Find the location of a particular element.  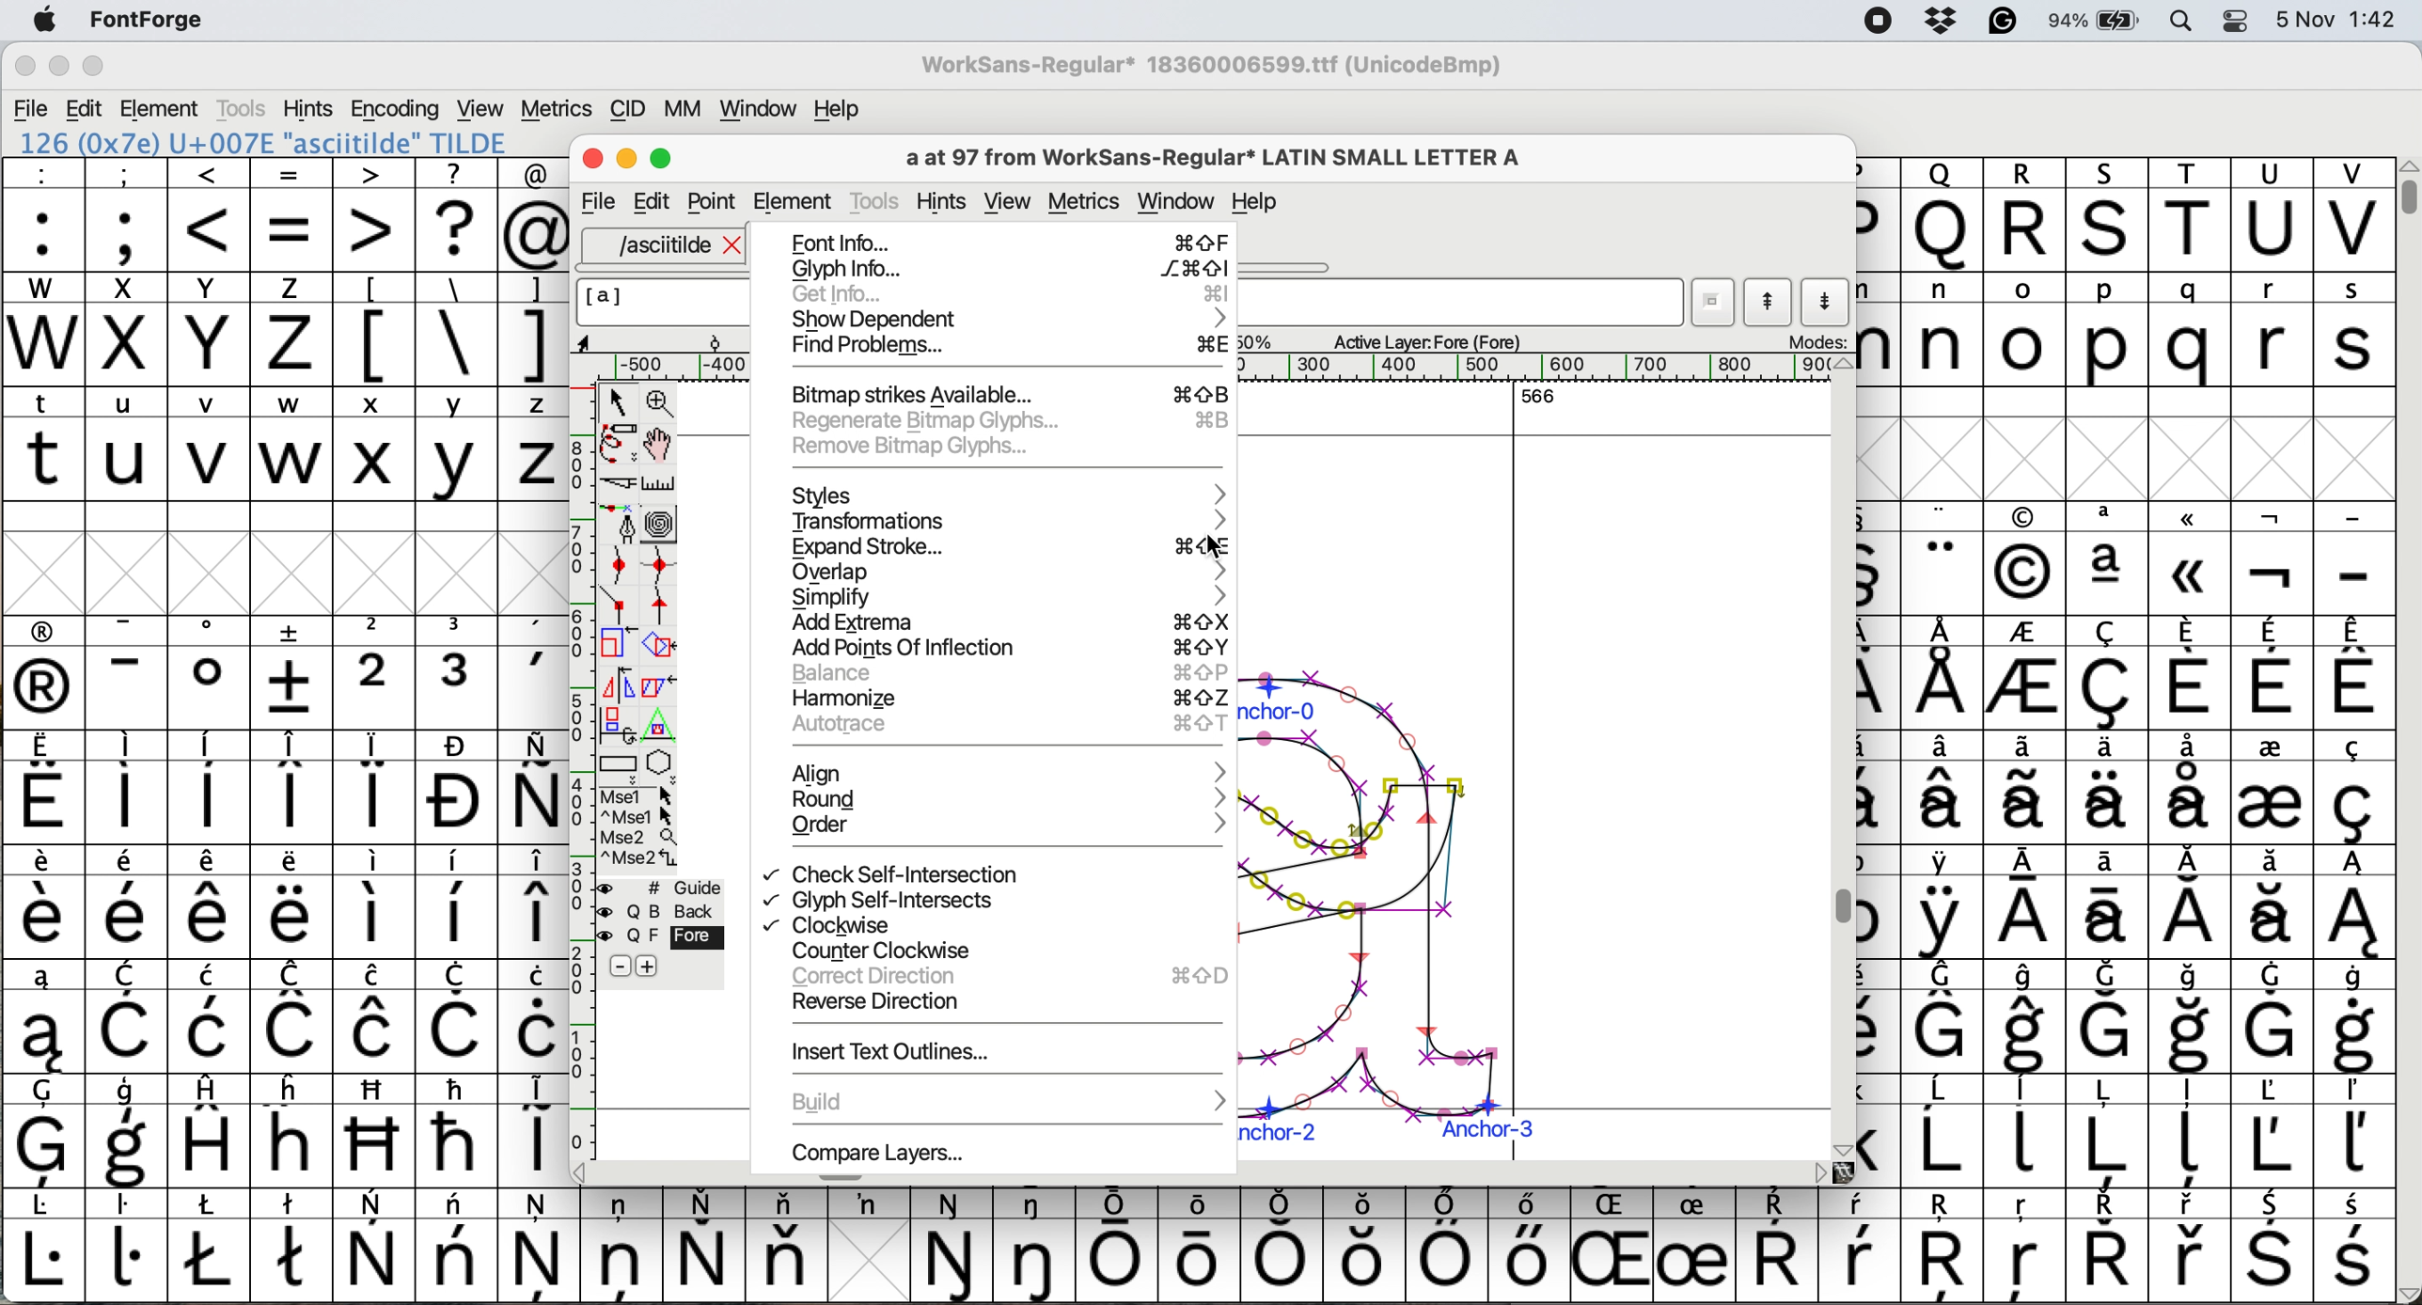

rotate the selection is located at coordinates (668, 647).